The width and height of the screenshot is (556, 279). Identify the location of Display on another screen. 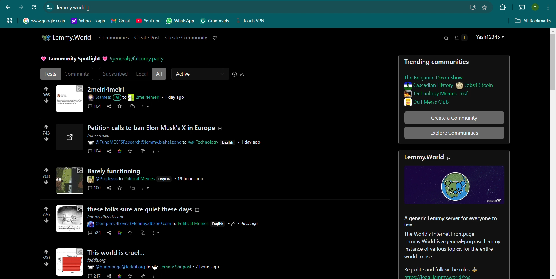
(522, 8).